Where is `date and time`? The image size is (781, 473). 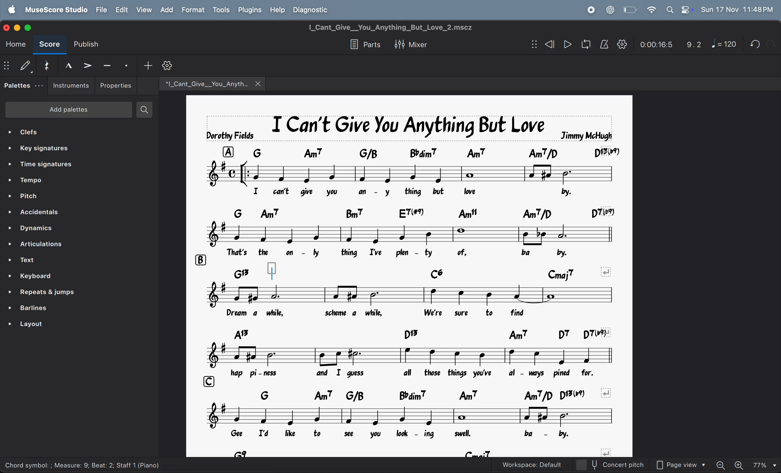 date and time is located at coordinates (737, 9).